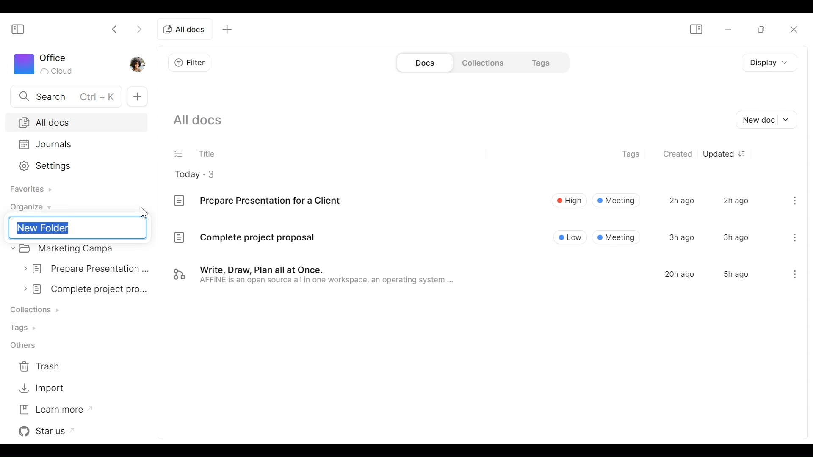 The image size is (813, 457). Describe the element at coordinates (184, 30) in the screenshot. I see `all docs` at that location.